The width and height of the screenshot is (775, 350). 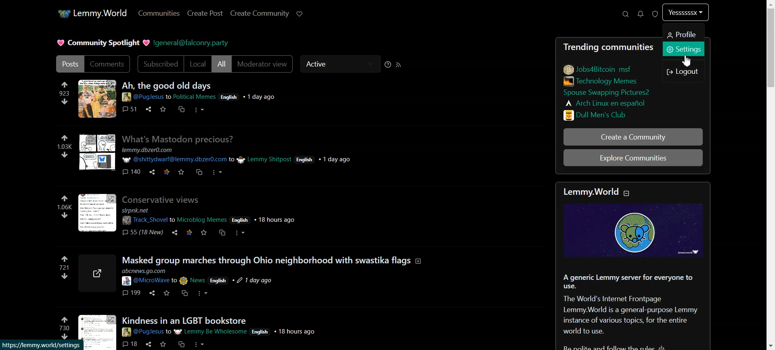 I want to click on comments, so click(x=130, y=109).